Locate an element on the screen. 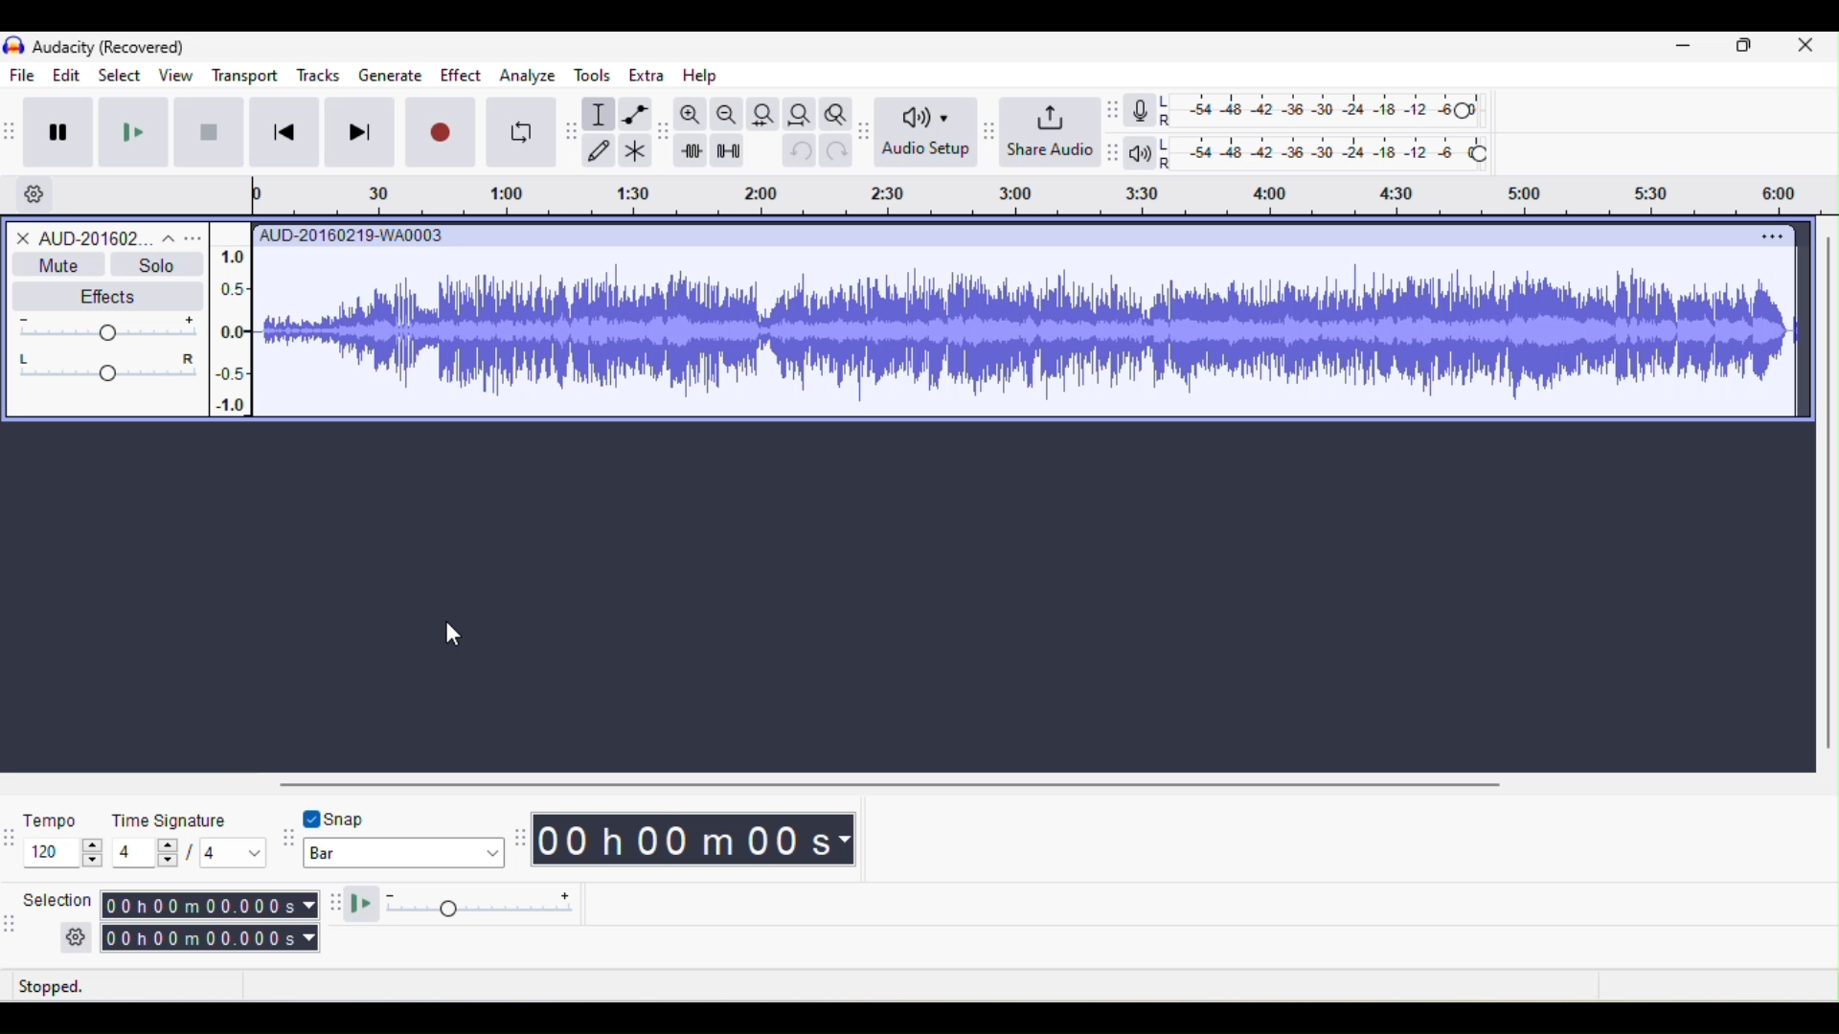 This screenshot has height=1034, width=1839. audacity recording meter toolbar is located at coordinates (1114, 111).